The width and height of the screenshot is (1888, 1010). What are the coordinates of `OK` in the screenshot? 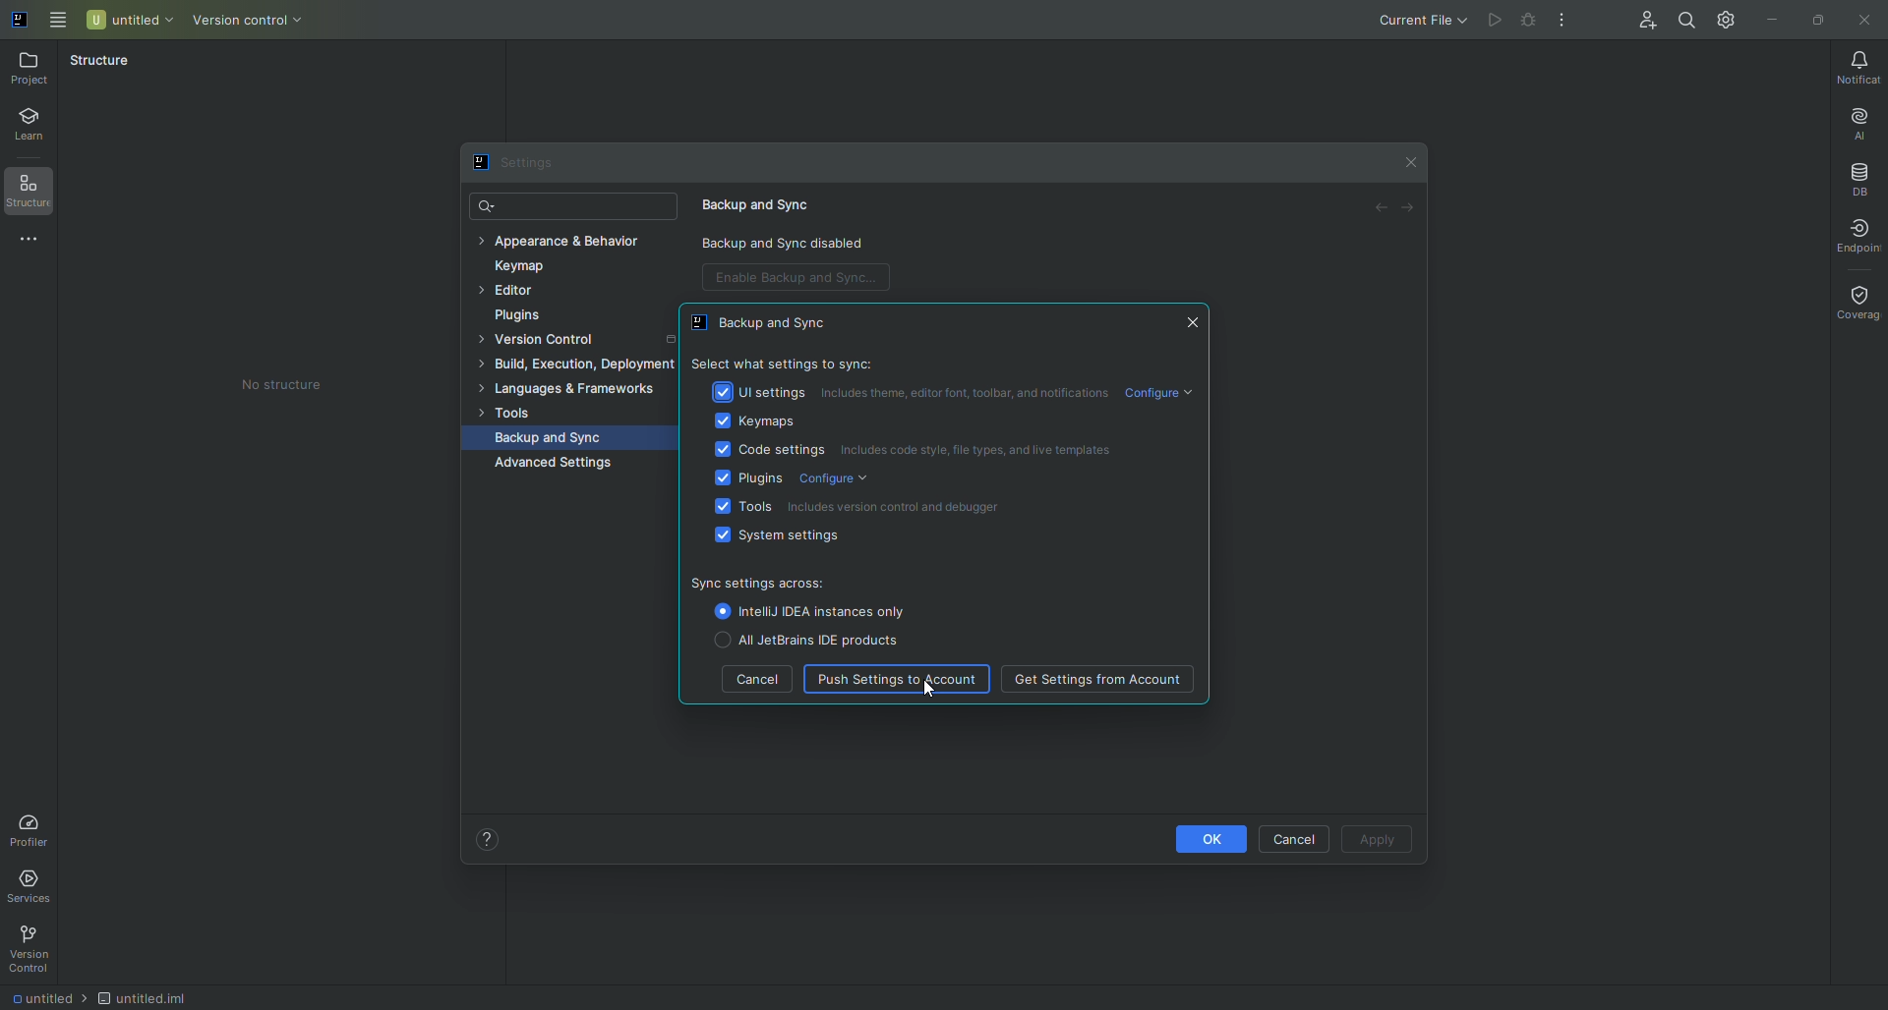 It's located at (1193, 838).